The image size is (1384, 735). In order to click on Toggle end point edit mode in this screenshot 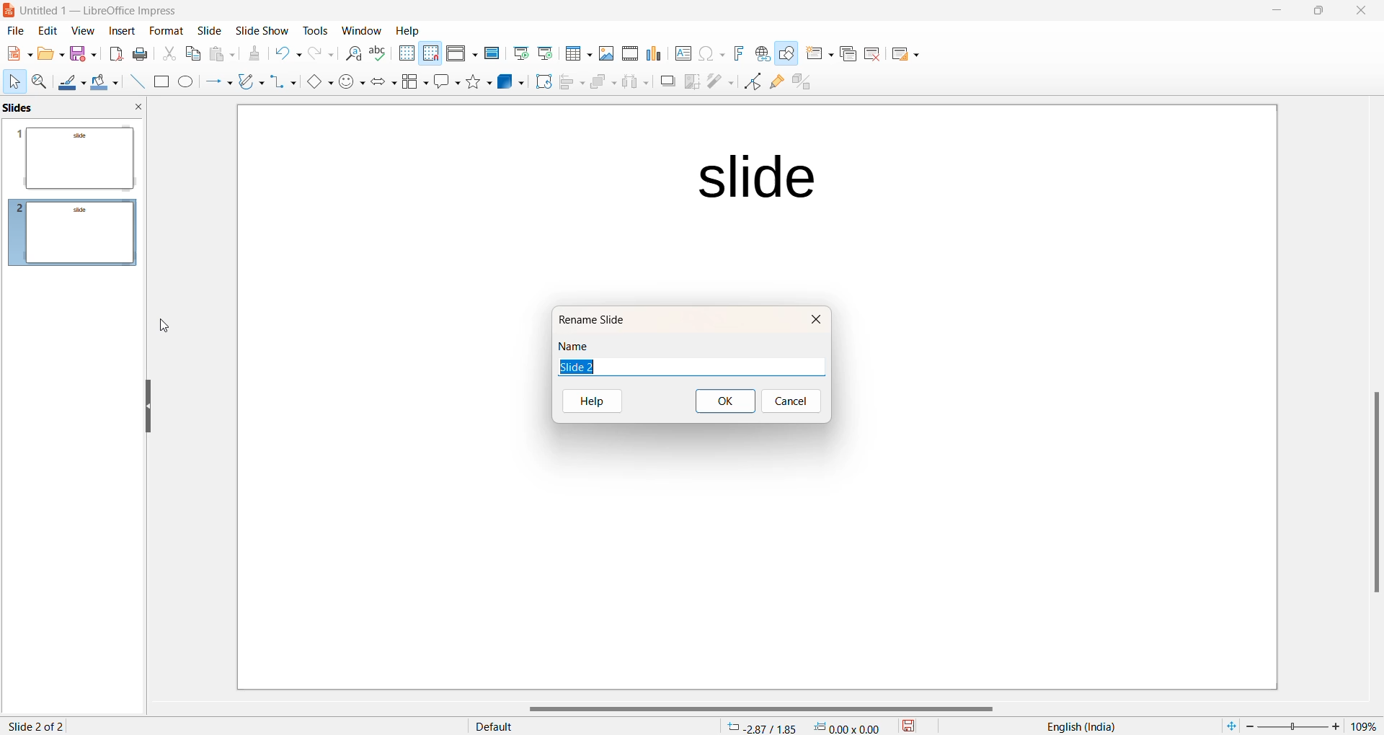, I will do `click(750, 82)`.